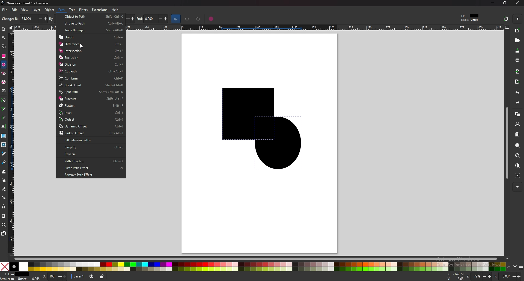  Describe the element at coordinates (517, 40) in the screenshot. I see `open` at that location.